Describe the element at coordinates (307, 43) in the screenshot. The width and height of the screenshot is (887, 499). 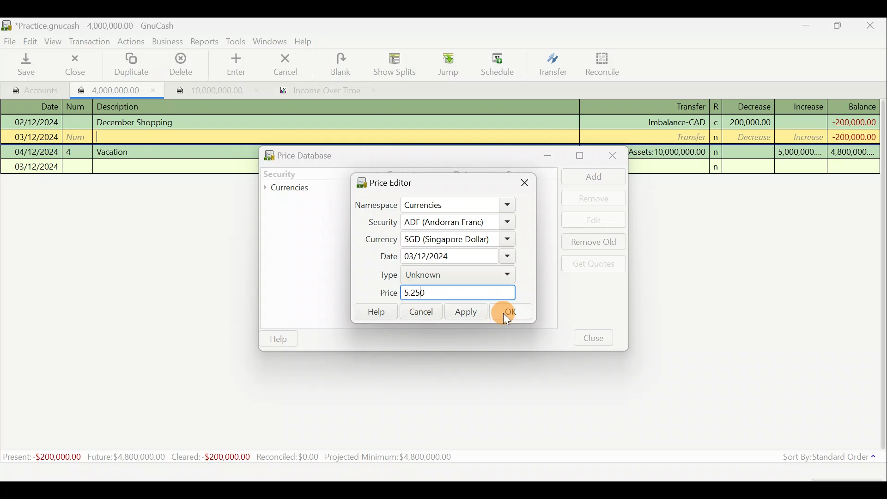
I see `Help` at that location.